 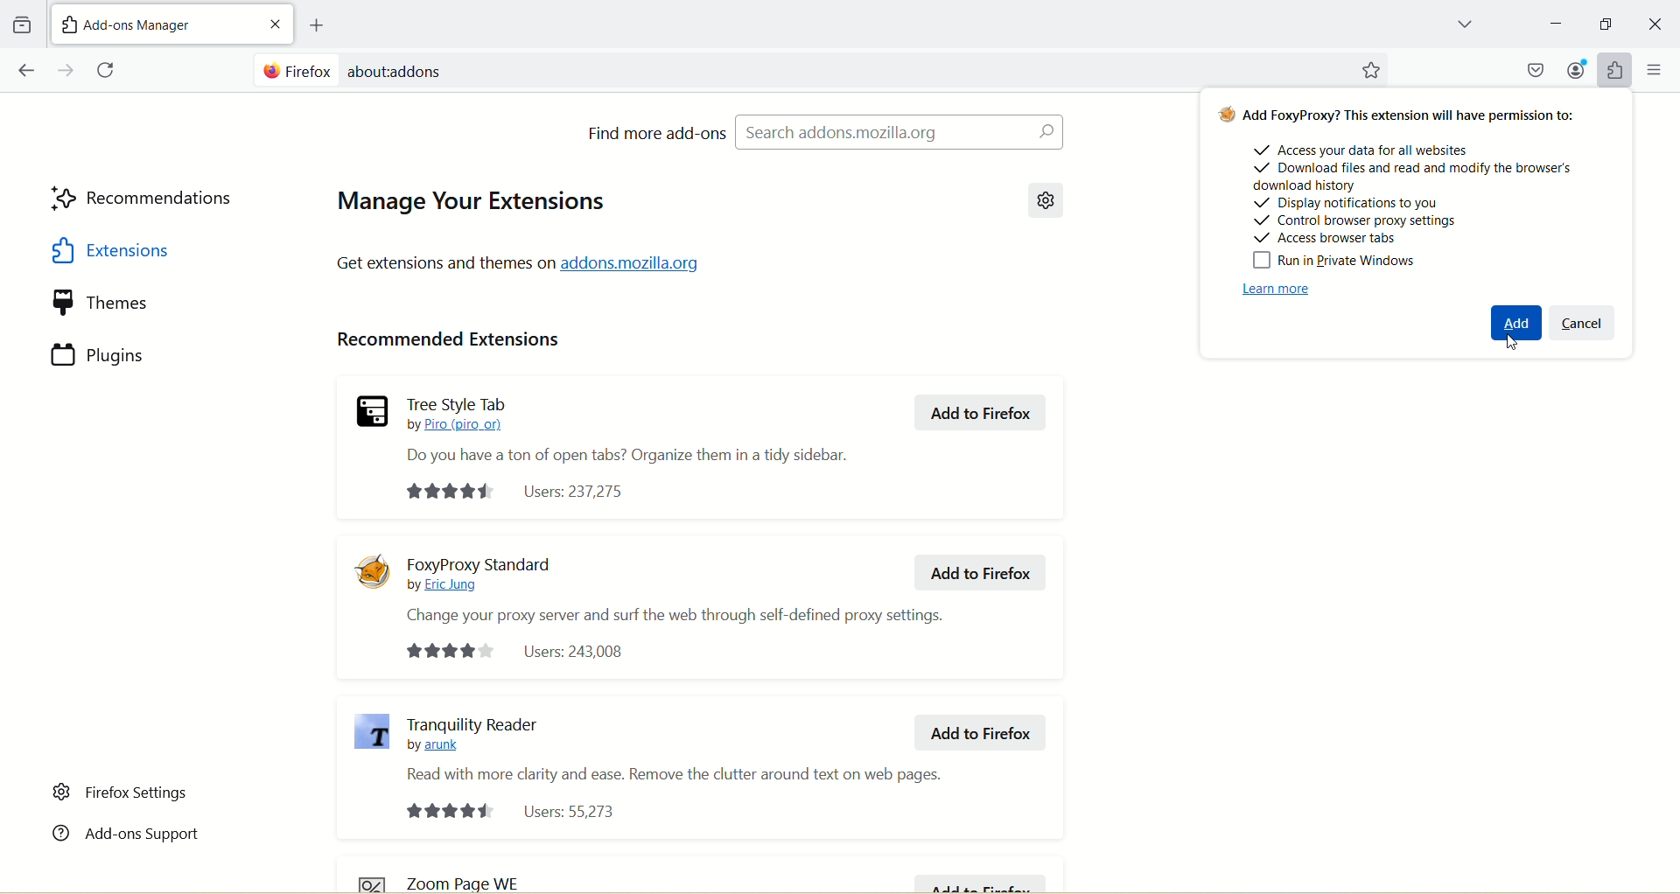 What do you see at coordinates (1585, 322) in the screenshot?
I see `Cancel` at bounding box center [1585, 322].